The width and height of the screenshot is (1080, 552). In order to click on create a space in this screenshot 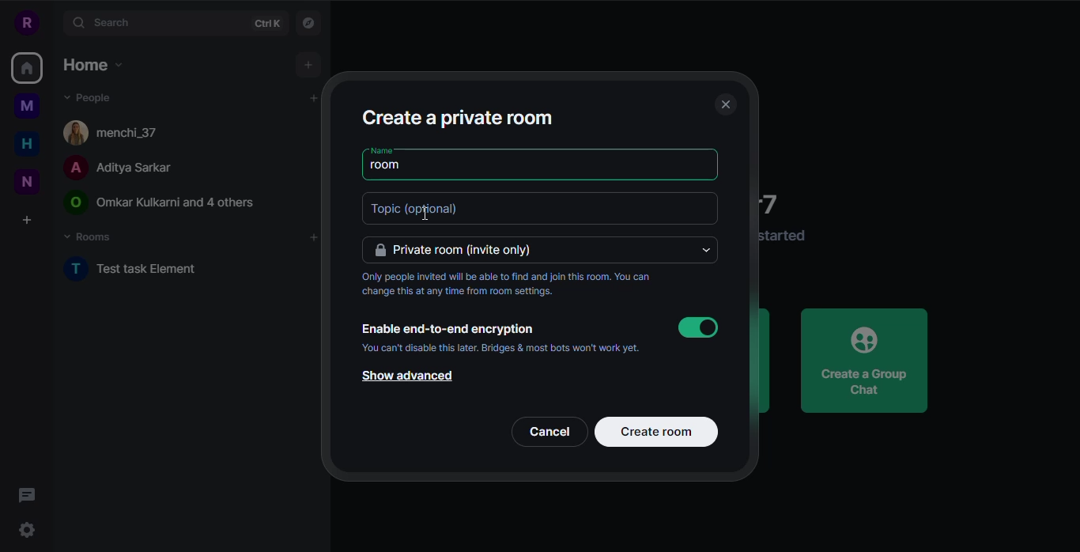, I will do `click(27, 220)`.